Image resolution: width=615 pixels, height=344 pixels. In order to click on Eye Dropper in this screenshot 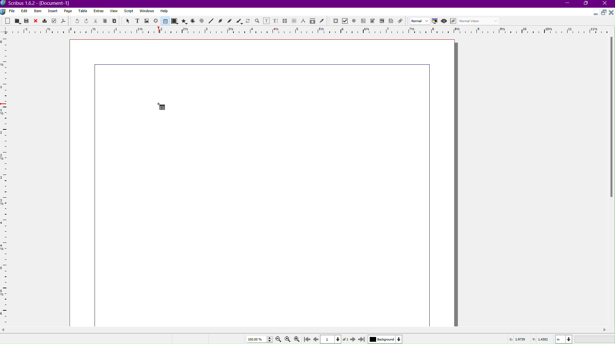, I will do `click(322, 21)`.